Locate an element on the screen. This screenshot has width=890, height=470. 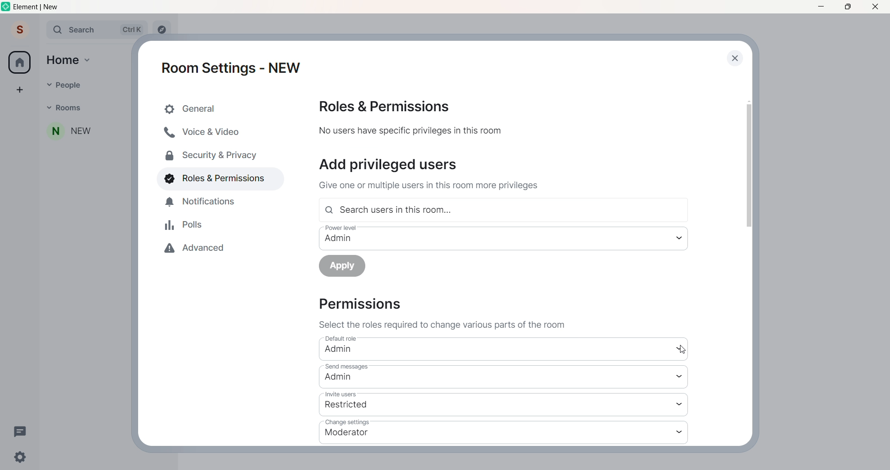
invite users is located at coordinates (491, 405).